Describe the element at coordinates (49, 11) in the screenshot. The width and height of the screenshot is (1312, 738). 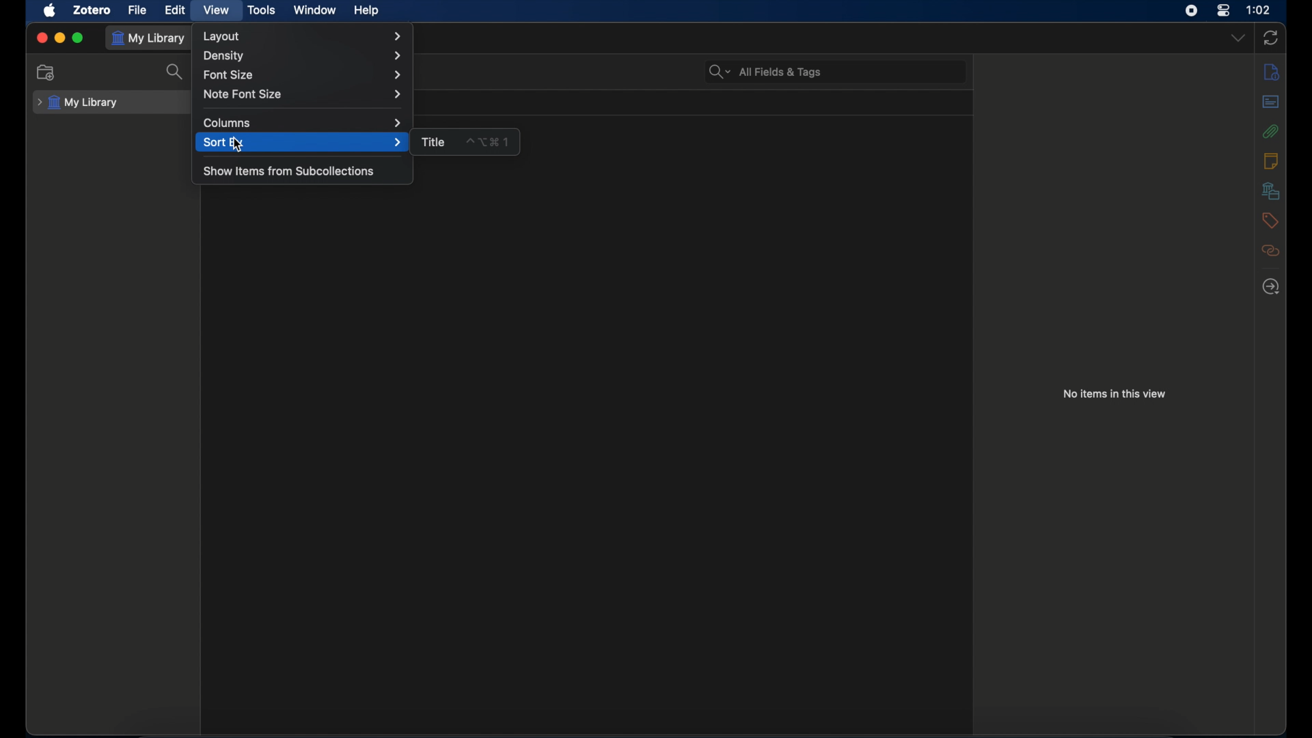
I see `apple` at that location.